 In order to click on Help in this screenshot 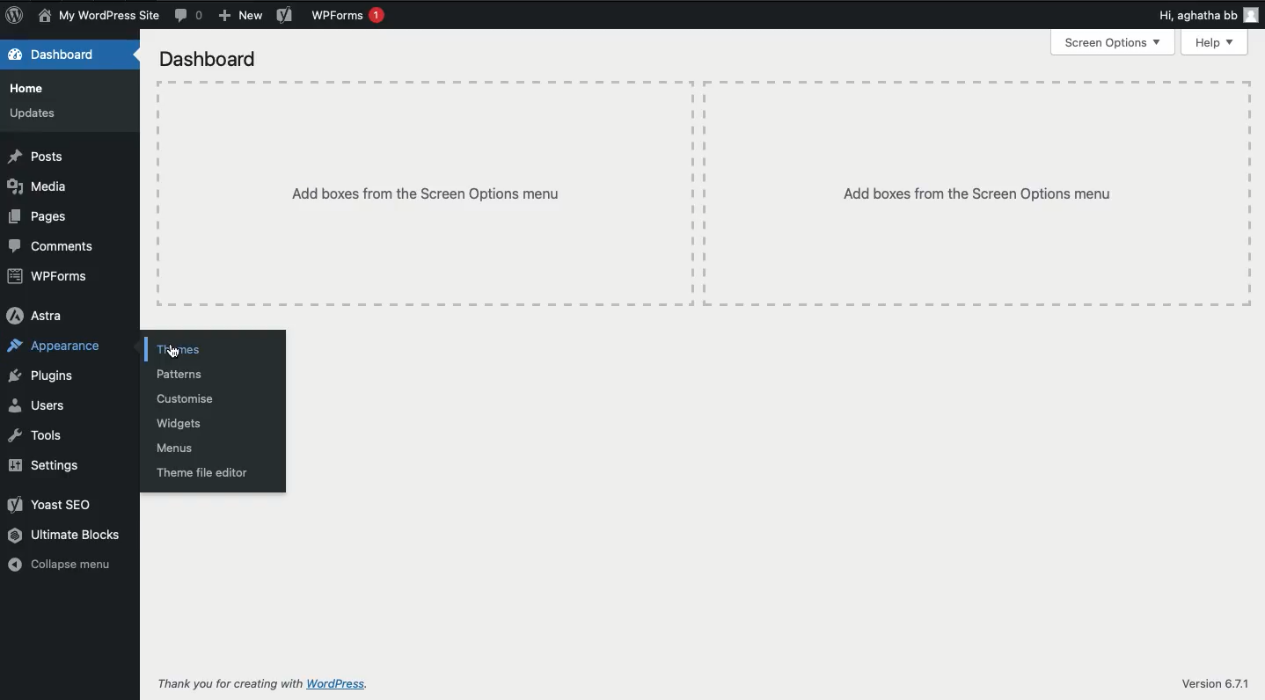, I will do `click(1214, 43)`.